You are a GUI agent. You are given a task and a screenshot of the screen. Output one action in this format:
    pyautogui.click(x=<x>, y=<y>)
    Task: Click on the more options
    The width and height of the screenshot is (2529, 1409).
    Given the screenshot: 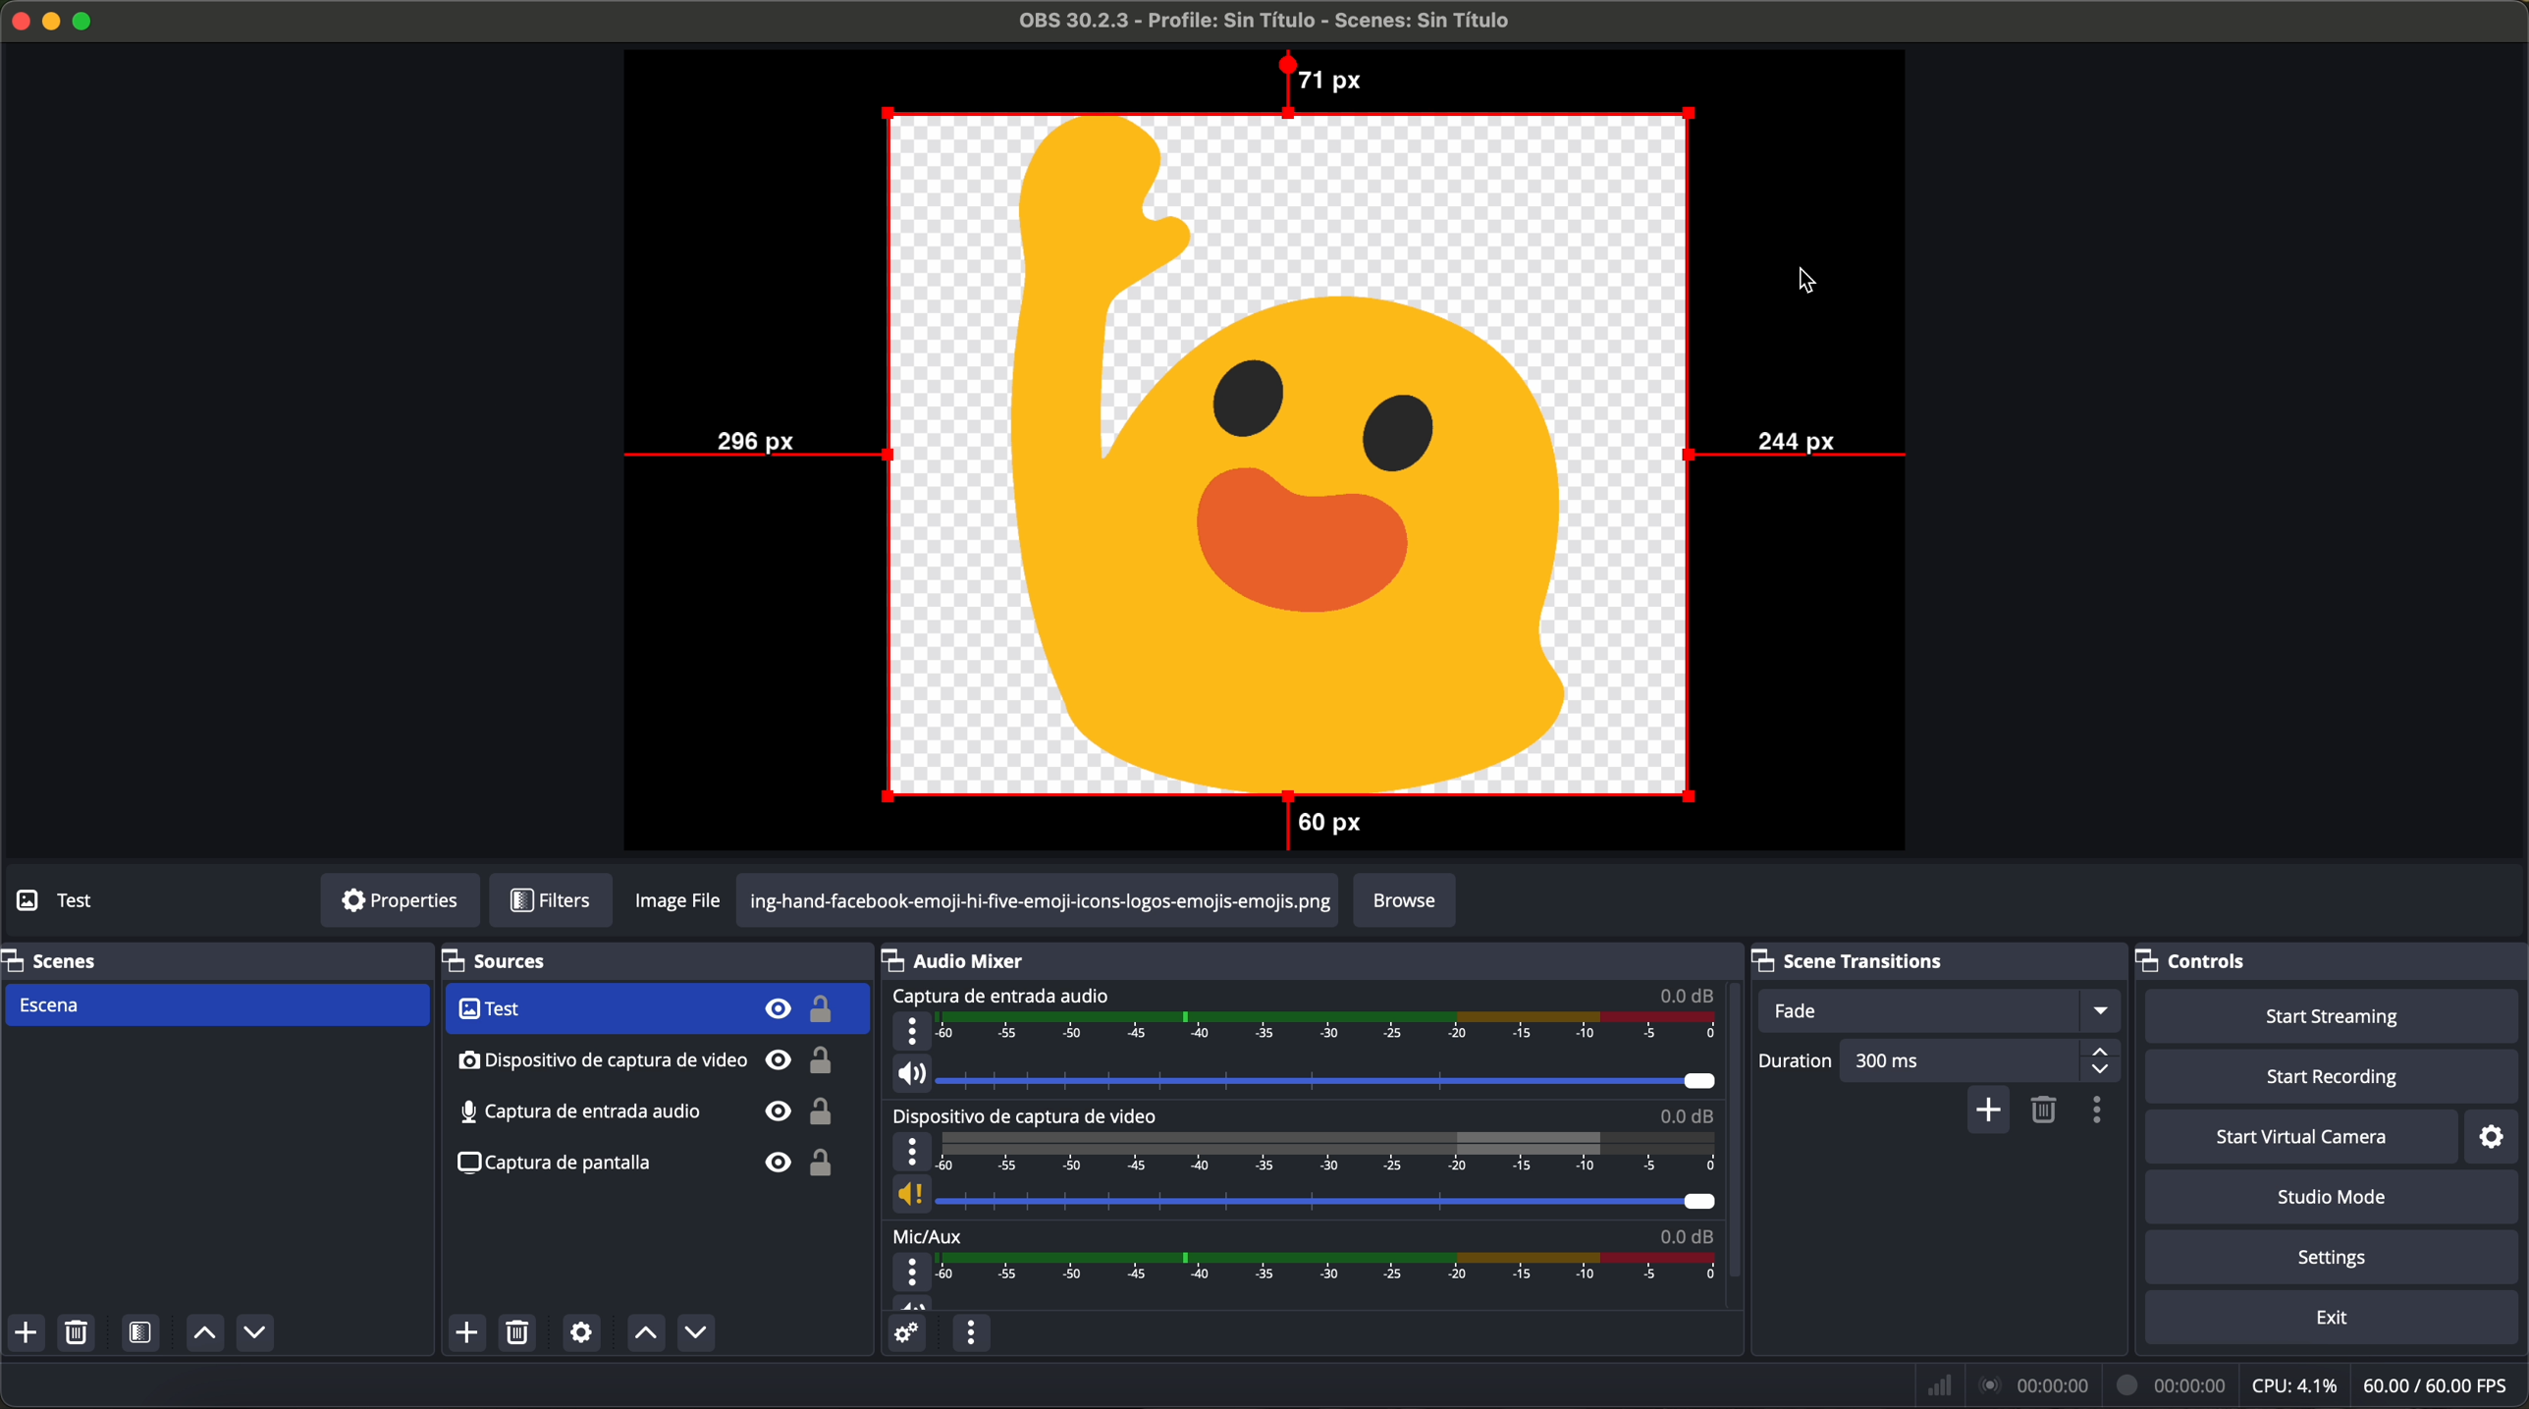 What is the action you would take?
    pyautogui.click(x=912, y=1153)
    